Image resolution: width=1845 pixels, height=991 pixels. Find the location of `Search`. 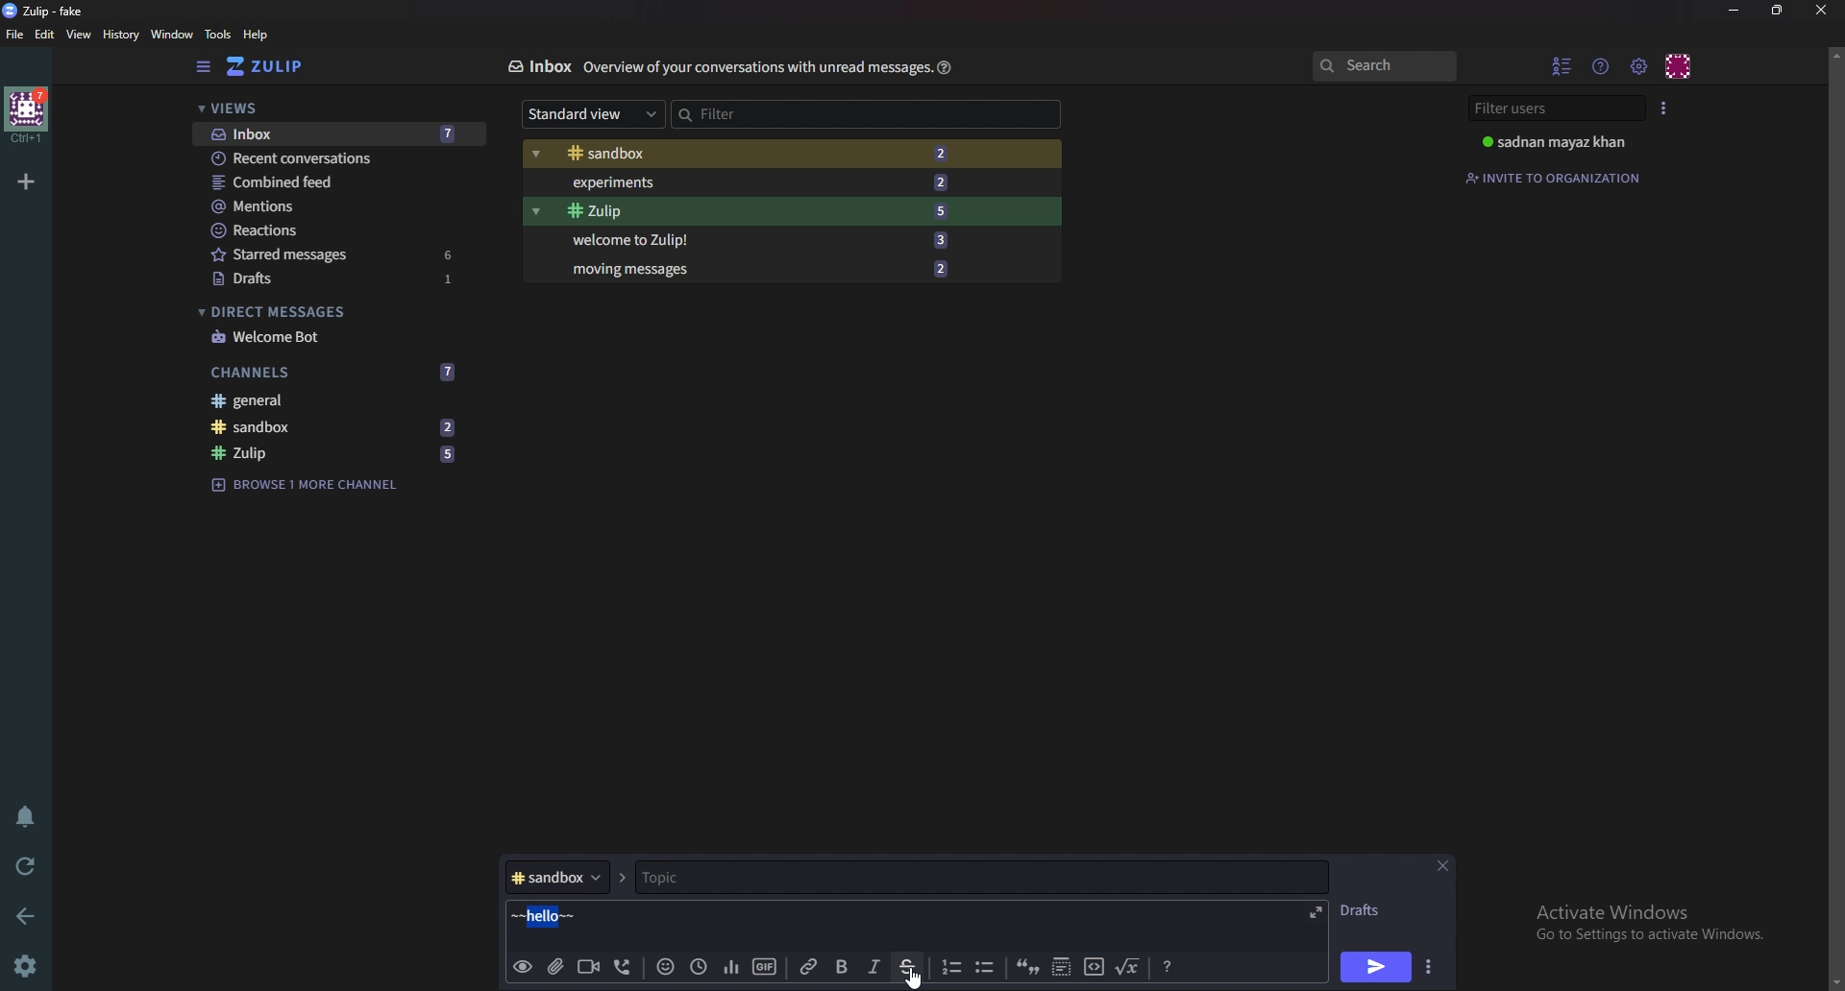

Search is located at coordinates (1388, 65).